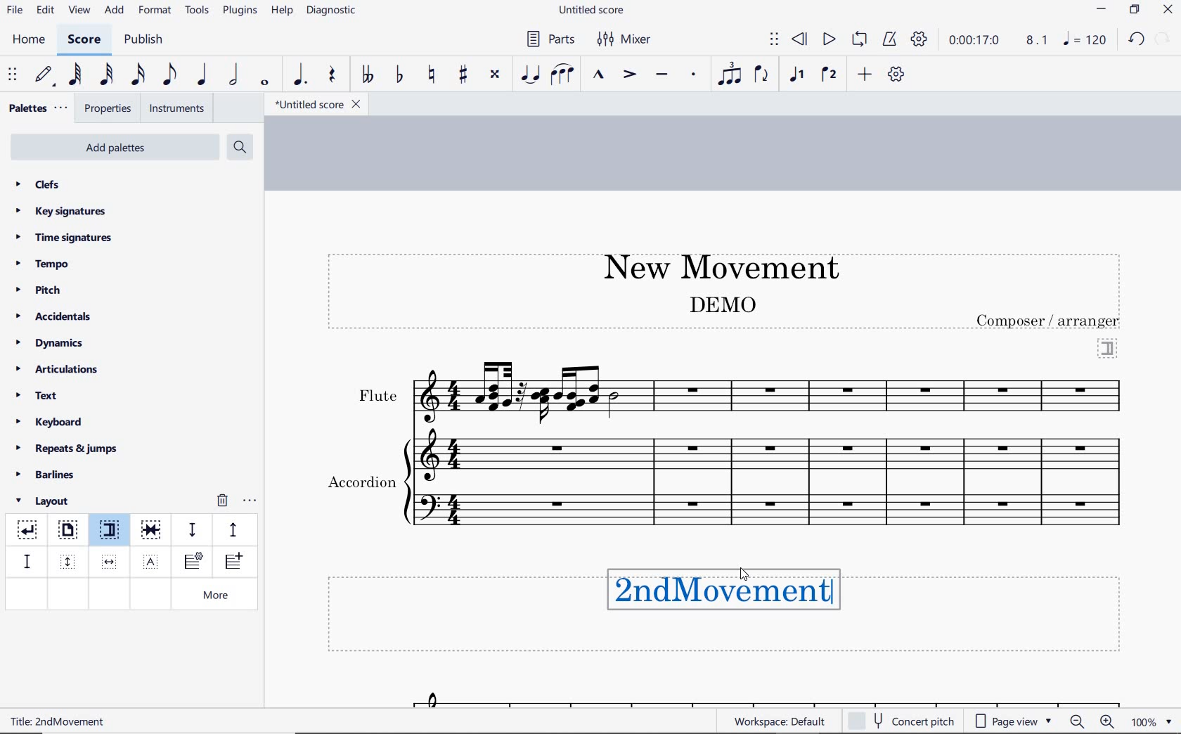  I want to click on title, so click(714, 265).